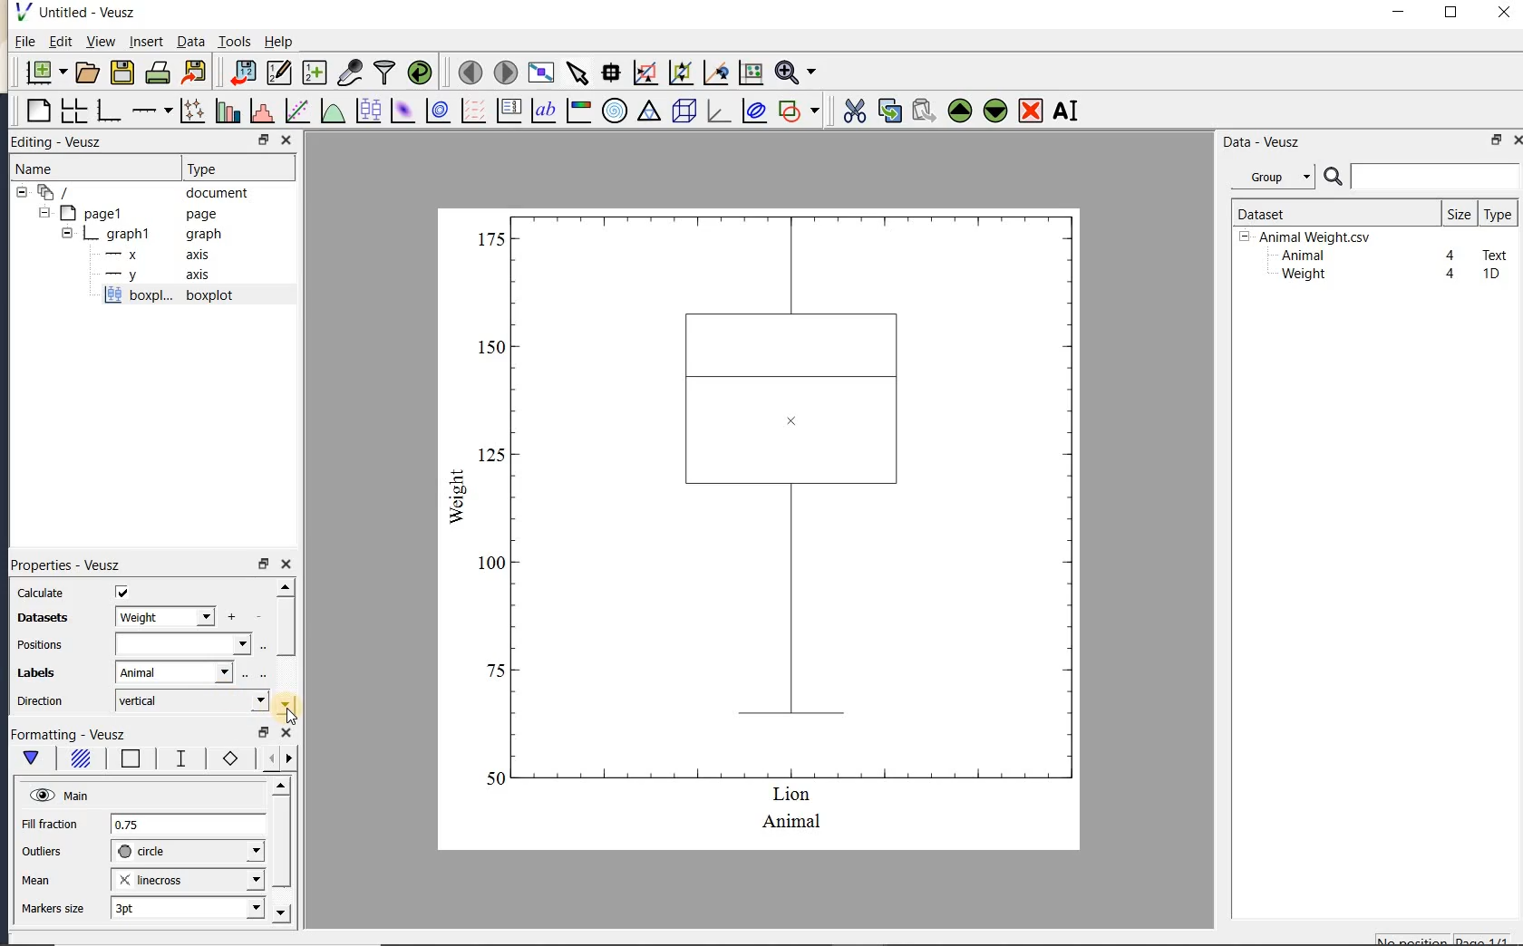 Image resolution: width=1523 pixels, height=946 pixels. Describe the element at coordinates (924, 112) in the screenshot. I see `paste widget from the clipboard` at that location.